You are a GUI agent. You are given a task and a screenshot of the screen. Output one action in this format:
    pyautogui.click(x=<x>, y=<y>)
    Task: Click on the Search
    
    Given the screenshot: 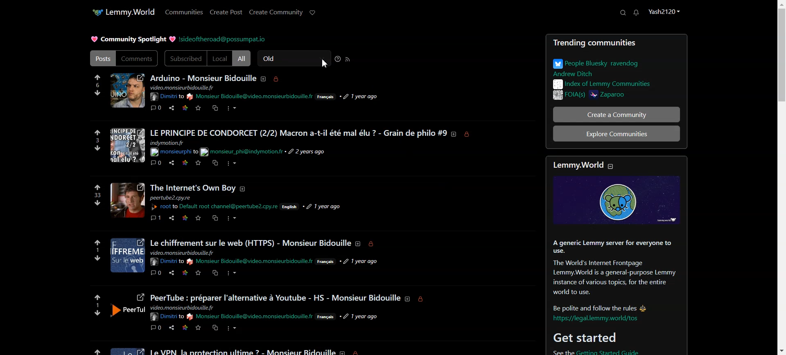 What is the action you would take?
    pyautogui.click(x=623, y=13)
    